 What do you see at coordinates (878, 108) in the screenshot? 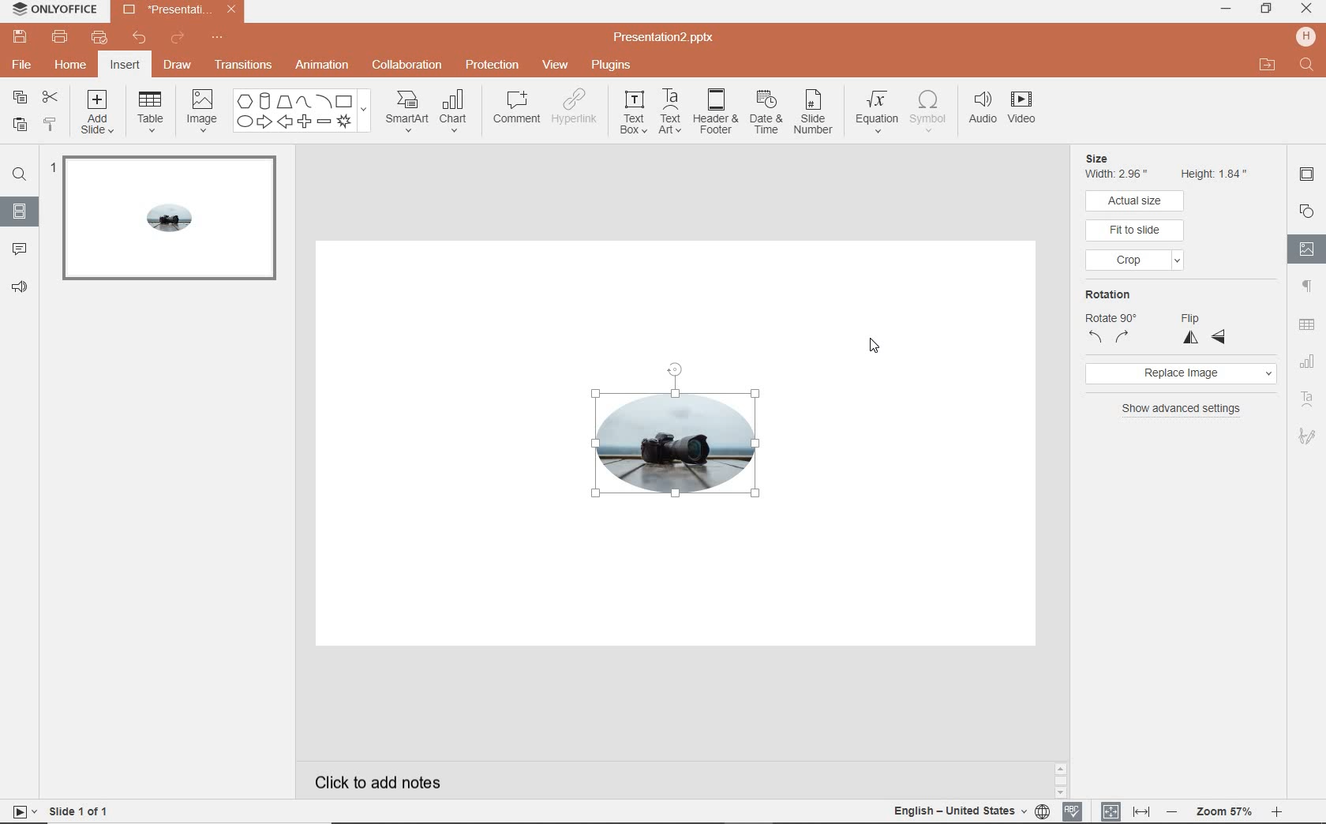
I see `equation` at bounding box center [878, 108].